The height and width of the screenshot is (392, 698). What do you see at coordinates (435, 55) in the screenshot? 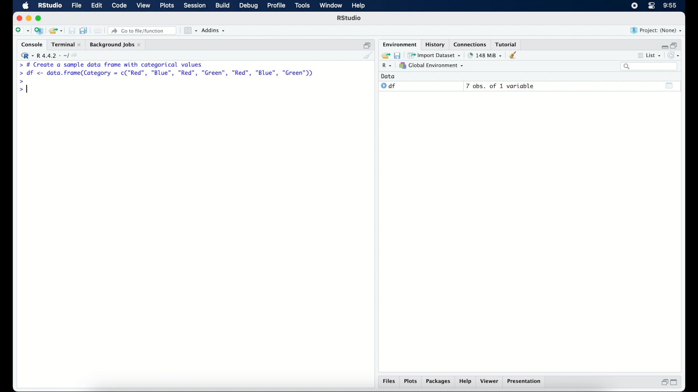
I see `import dataset` at bounding box center [435, 55].